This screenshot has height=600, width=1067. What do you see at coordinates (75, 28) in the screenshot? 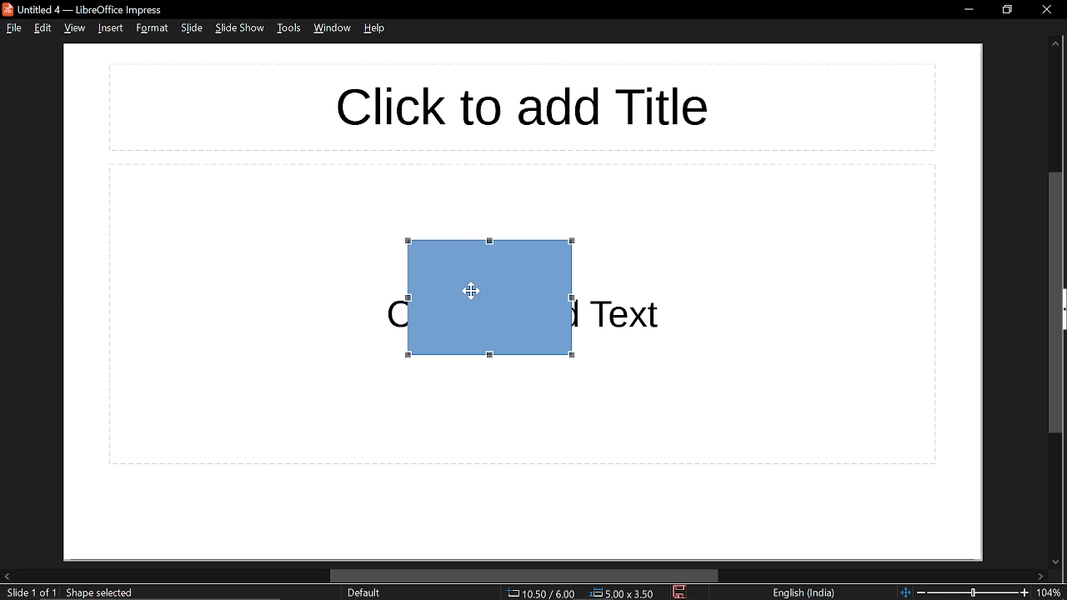
I see `view` at bounding box center [75, 28].